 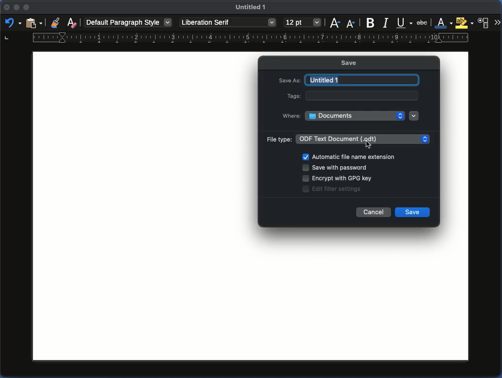 What do you see at coordinates (332, 189) in the screenshot?
I see `Edit filter settings` at bounding box center [332, 189].